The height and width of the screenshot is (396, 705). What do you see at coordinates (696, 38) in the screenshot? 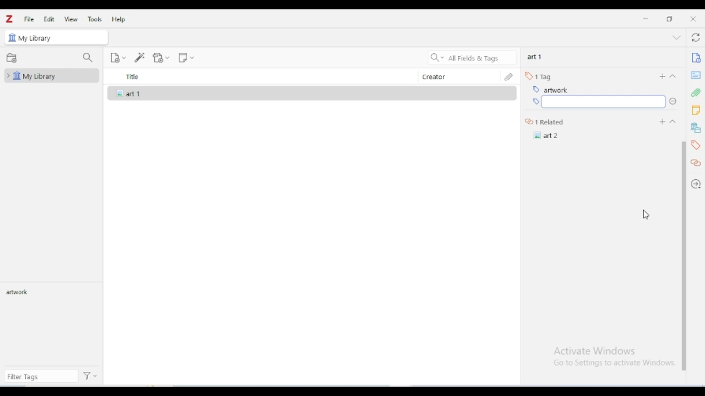
I see `sync with zotero.org` at bounding box center [696, 38].